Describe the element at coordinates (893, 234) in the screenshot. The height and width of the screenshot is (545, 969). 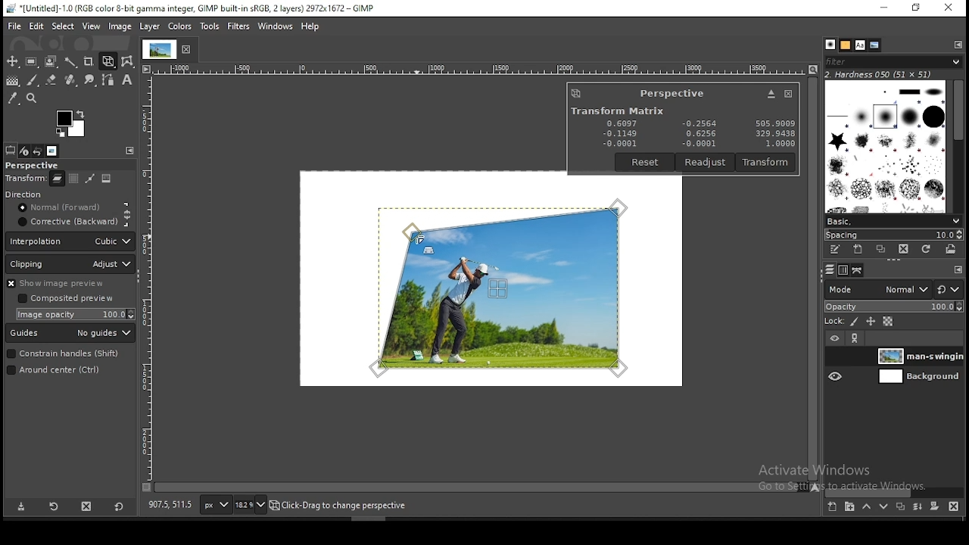
I see `spacing` at that location.